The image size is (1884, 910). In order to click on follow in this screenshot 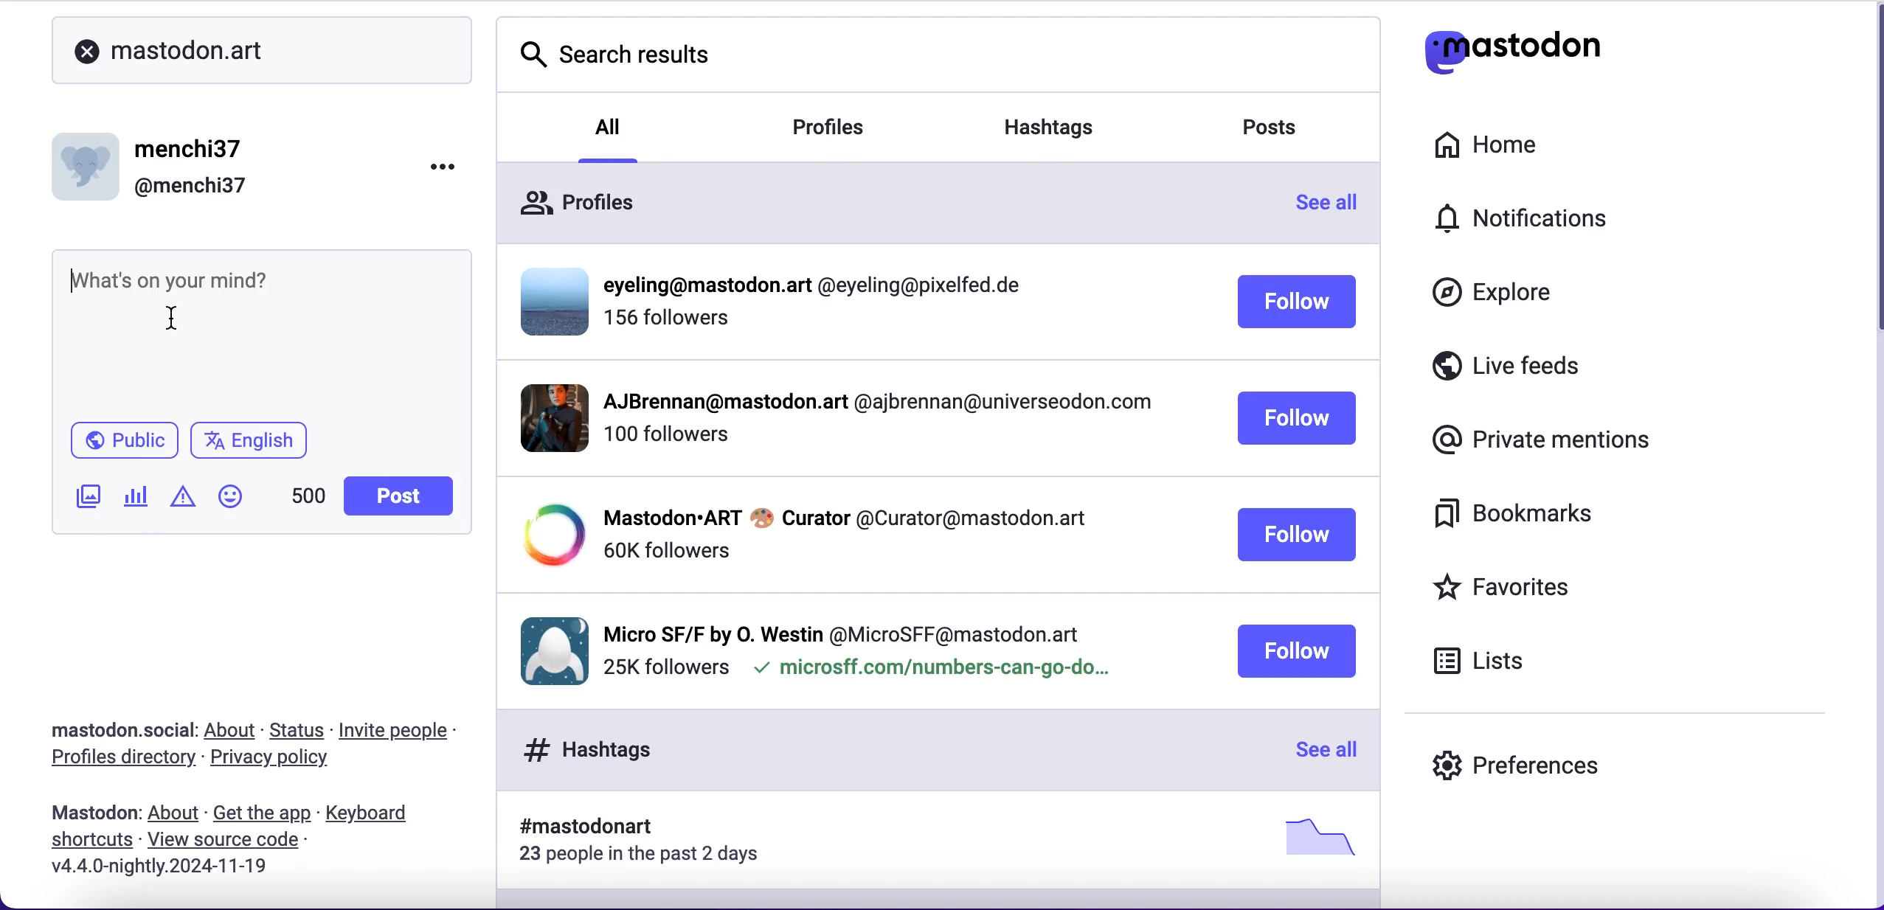, I will do `click(1297, 304)`.